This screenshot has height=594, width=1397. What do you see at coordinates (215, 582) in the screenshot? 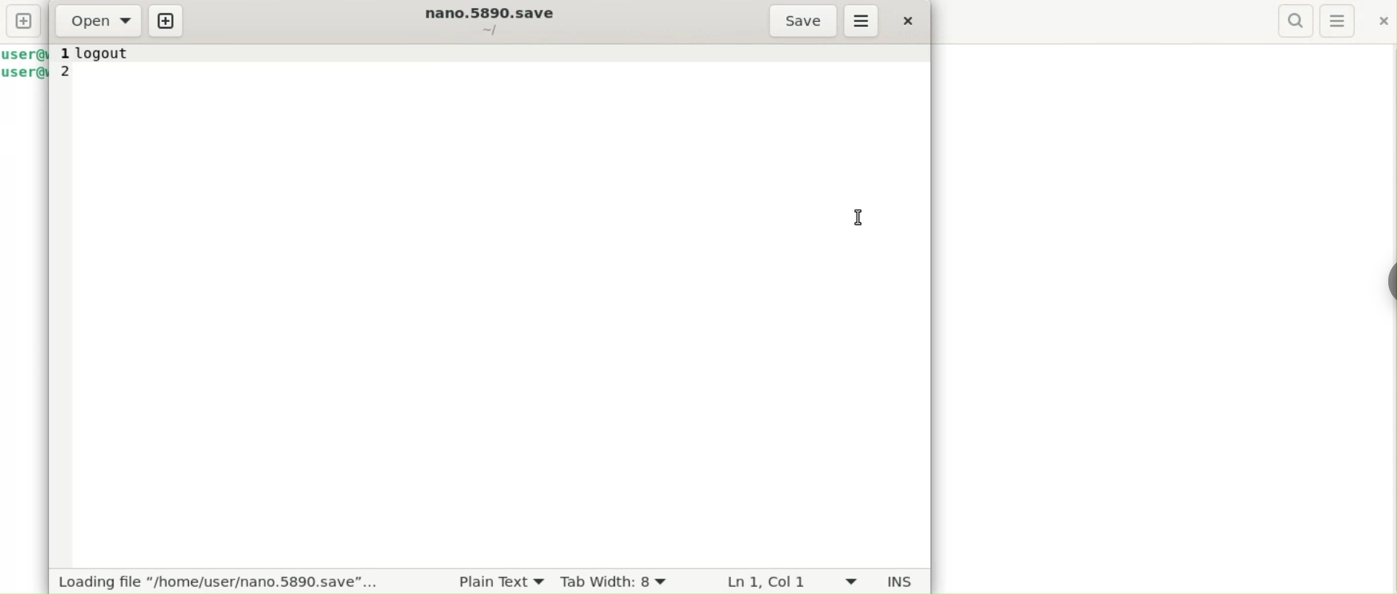
I see `Loading file "/home/user/nano.5890.save"...` at bounding box center [215, 582].